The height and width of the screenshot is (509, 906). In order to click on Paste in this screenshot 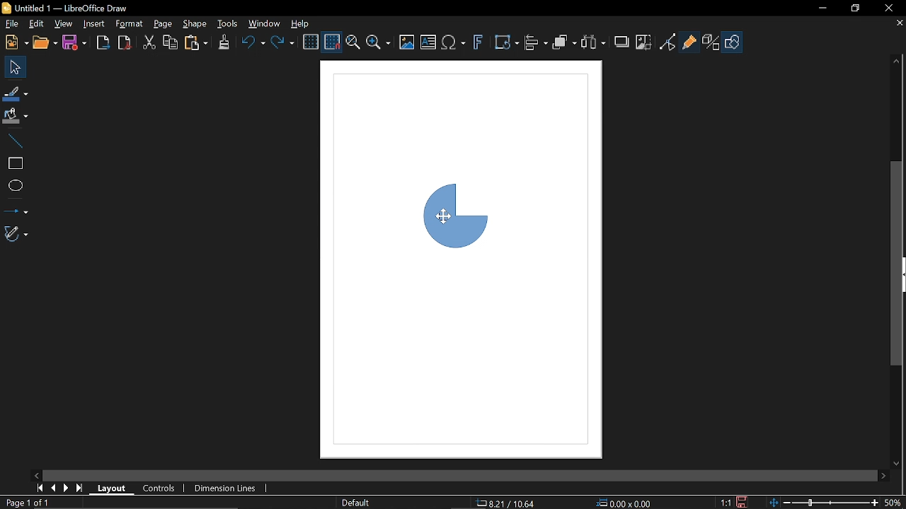, I will do `click(197, 43)`.